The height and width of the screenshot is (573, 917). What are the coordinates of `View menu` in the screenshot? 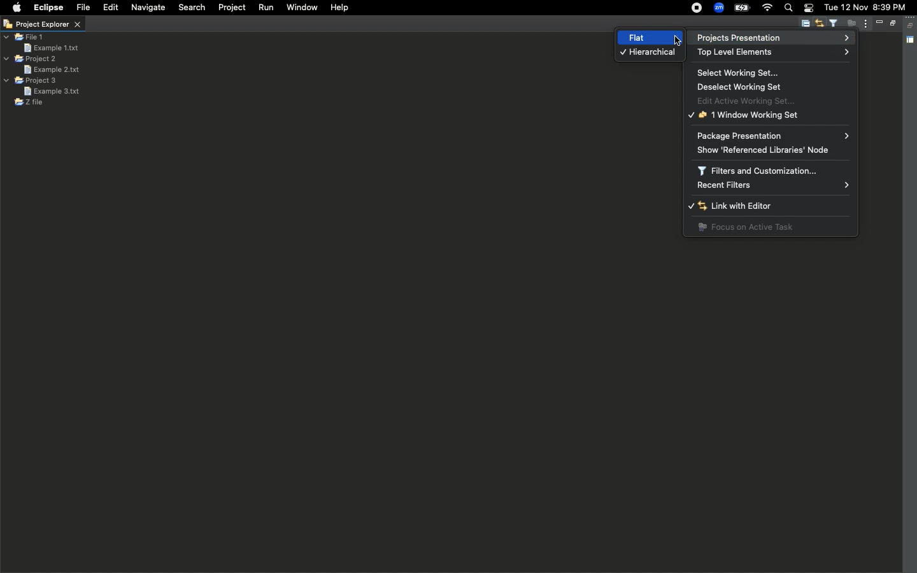 It's located at (864, 24).